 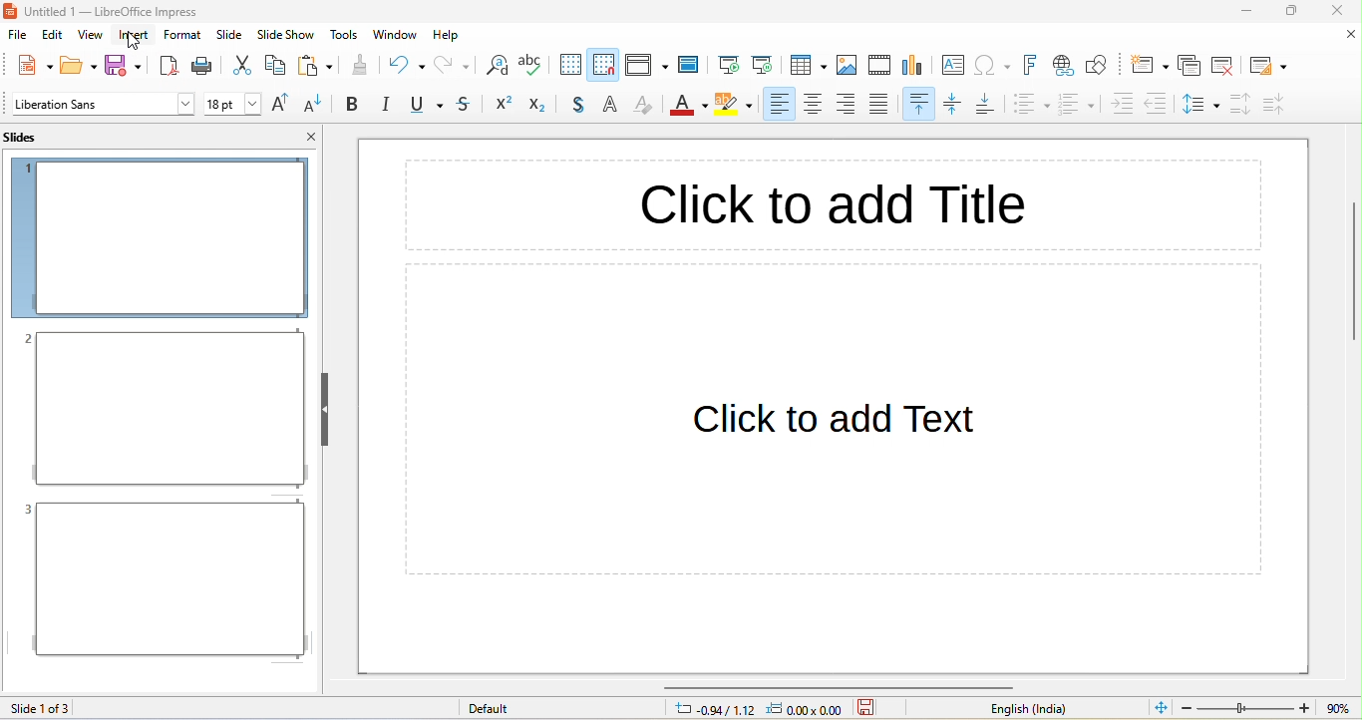 What do you see at coordinates (1077, 106) in the screenshot?
I see `ordered list` at bounding box center [1077, 106].